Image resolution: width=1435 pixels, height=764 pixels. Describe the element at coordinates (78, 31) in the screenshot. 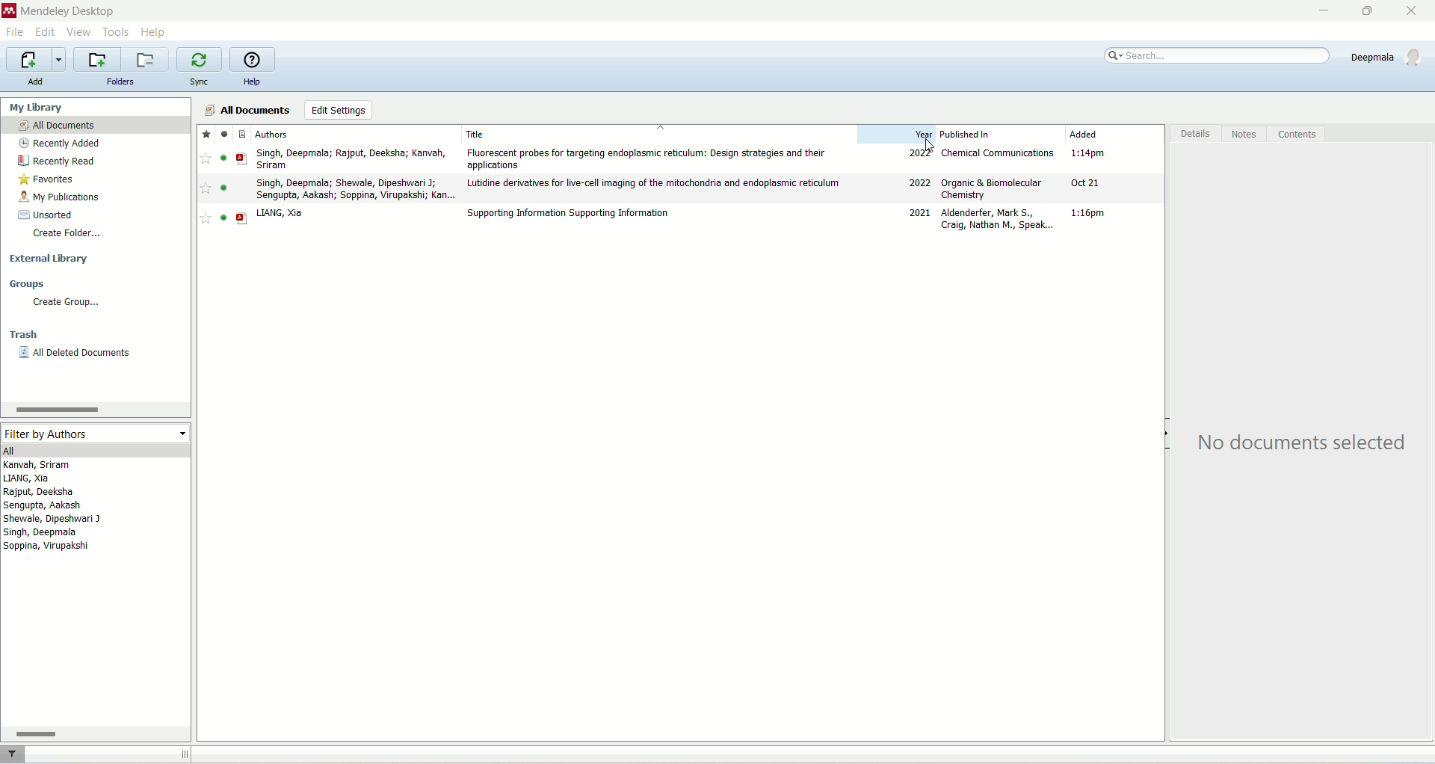

I see `view` at that location.